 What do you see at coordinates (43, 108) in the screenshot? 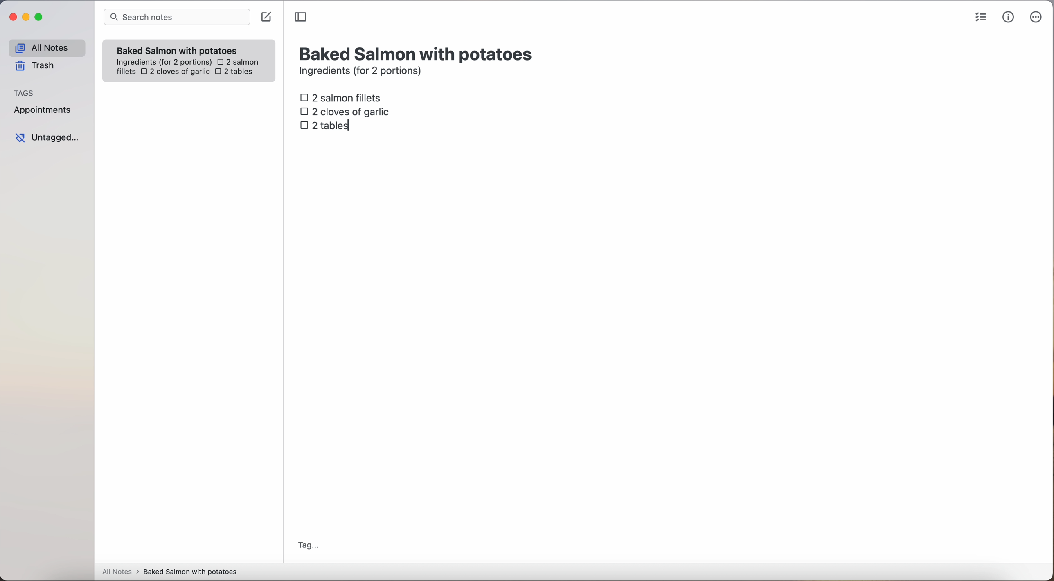
I see `appointments tag` at bounding box center [43, 108].